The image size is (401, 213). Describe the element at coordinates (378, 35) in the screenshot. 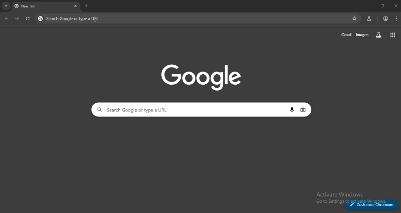

I see `search labs` at that location.